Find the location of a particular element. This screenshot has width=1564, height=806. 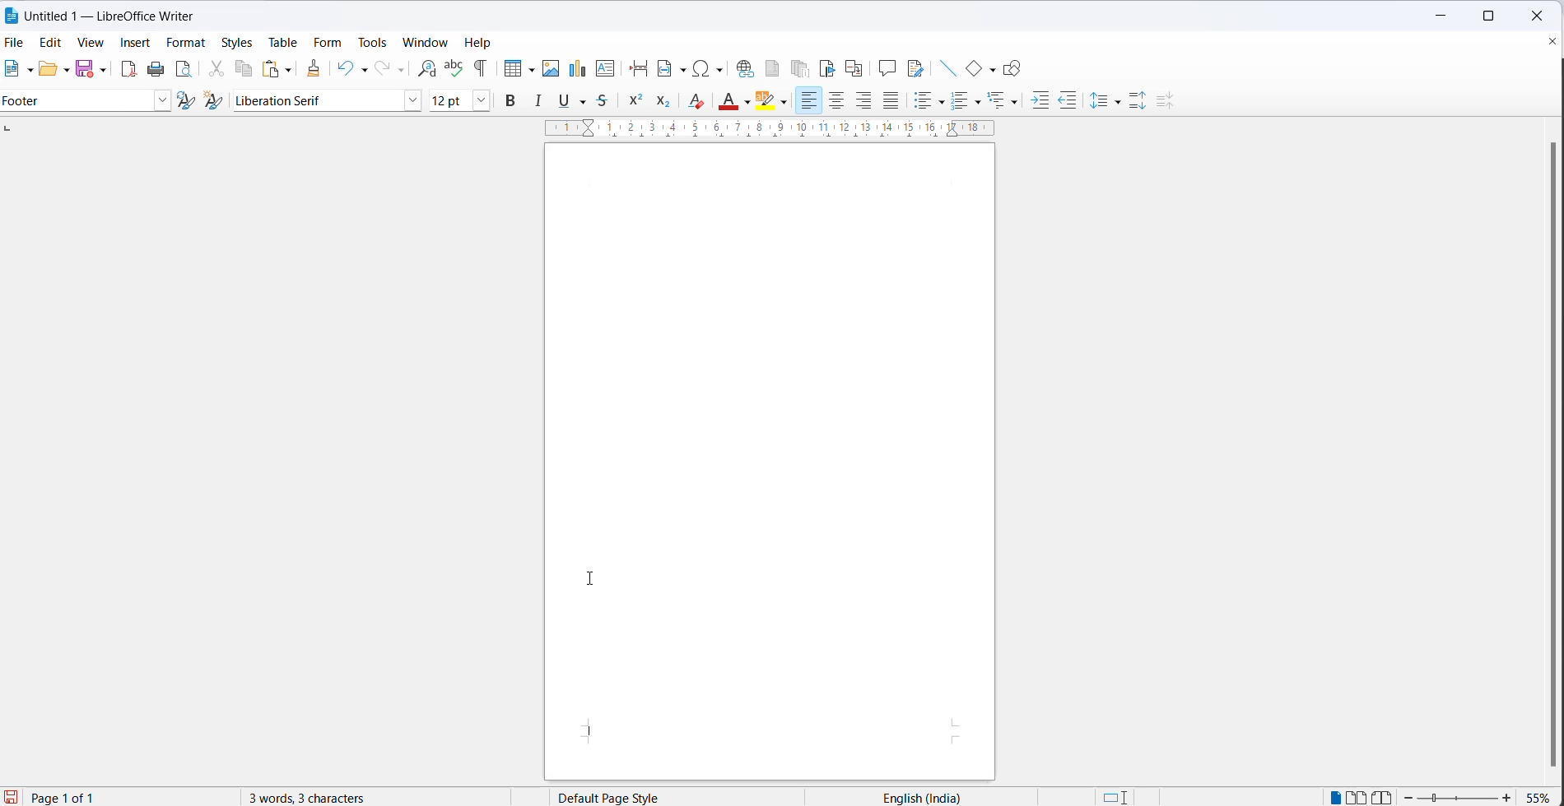

font name options is located at coordinates (411, 101).